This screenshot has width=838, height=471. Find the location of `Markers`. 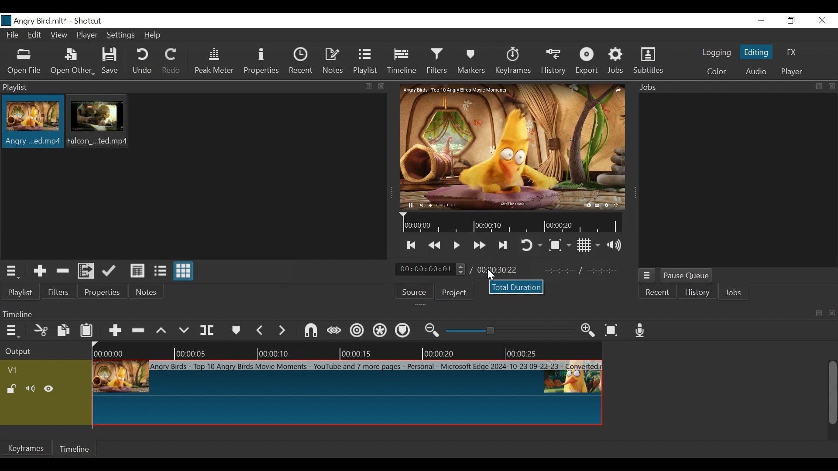

Markers is located at coordinates (471, 61).